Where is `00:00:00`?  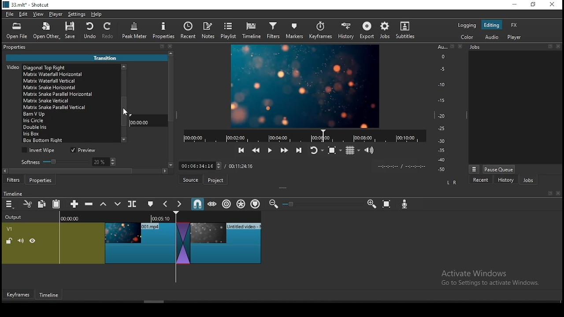
00:00:00 is located at coordinates (141, 122).